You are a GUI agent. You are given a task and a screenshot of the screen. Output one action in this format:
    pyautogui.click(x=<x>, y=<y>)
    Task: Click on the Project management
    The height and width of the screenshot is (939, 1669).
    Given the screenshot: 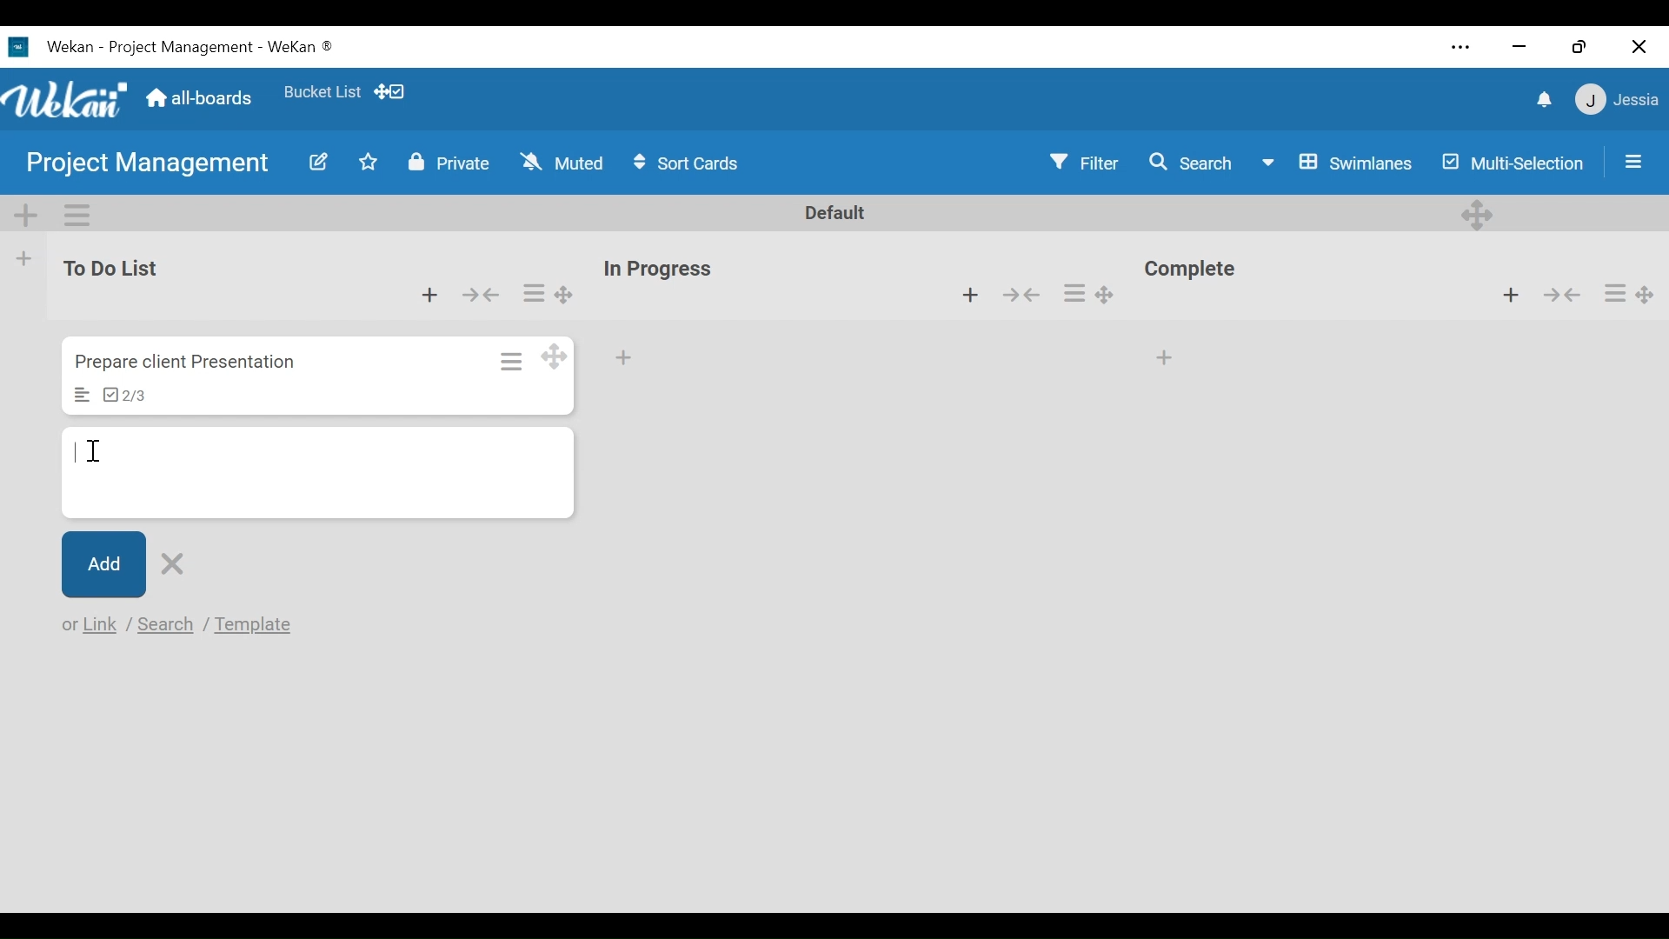 What is the action you would take?
    pyautogui.click(x=140, y=164)
    